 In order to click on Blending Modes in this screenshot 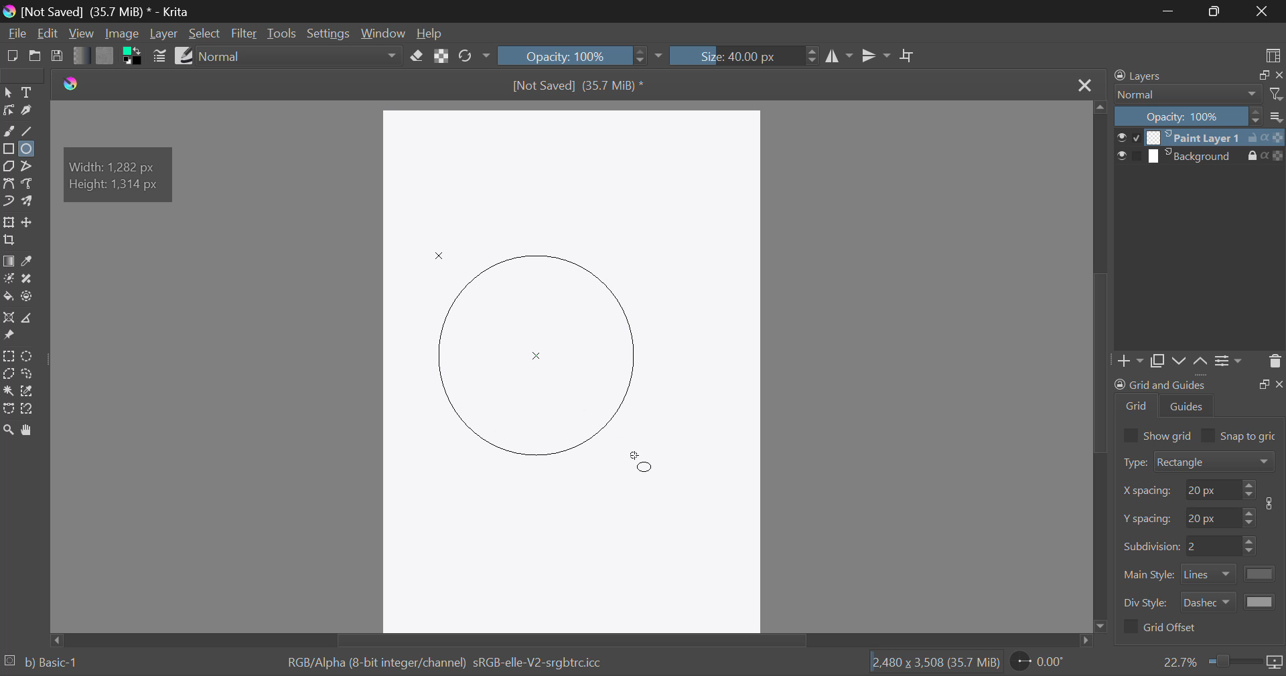, I will do `click(1198, 95)`.